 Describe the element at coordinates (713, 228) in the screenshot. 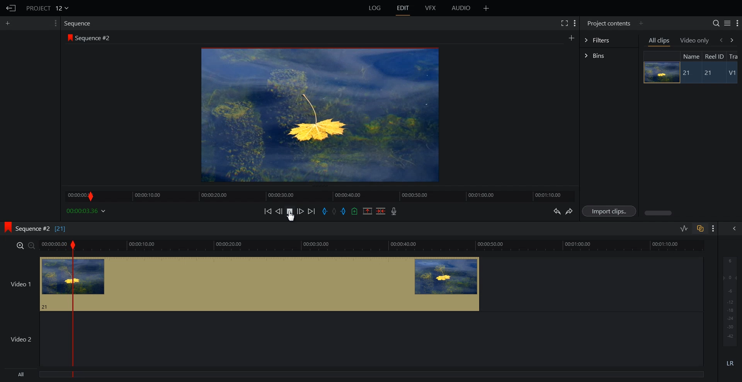

I see `Show setting menu` at that location.